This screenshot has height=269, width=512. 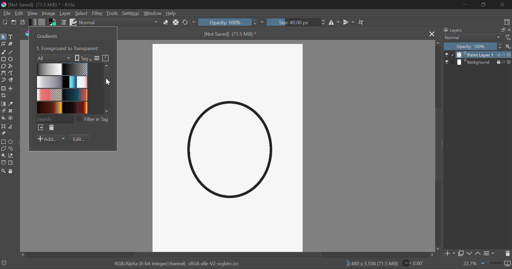 I want to click on Calligraphic Tool, so click(x=11, y=45).